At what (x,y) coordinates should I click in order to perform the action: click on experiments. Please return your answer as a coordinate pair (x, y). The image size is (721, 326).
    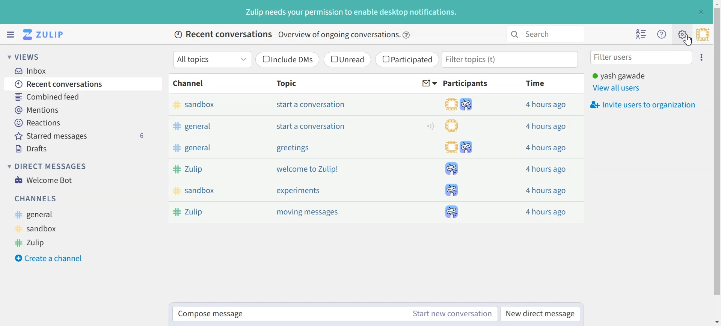
    Looking at the image, I should click on (298, 190).